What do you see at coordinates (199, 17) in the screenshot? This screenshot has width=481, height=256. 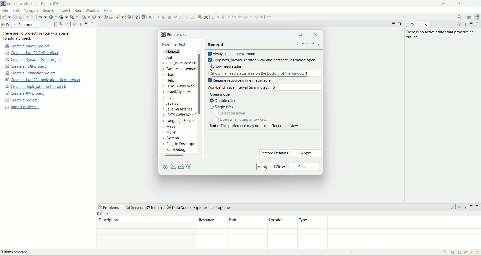 I see `drop to frames` at bounding box center [199, 17].